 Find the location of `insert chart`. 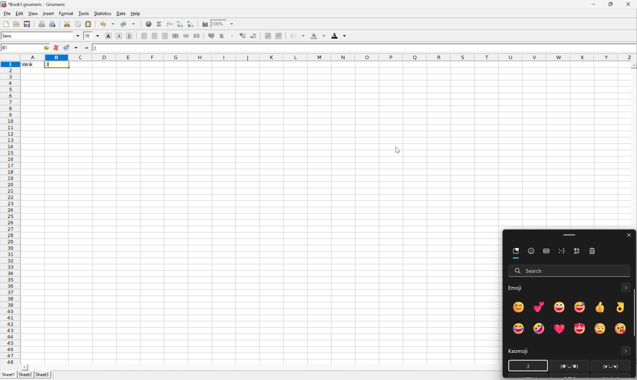

insert chart is located at coordinates (205, 24).